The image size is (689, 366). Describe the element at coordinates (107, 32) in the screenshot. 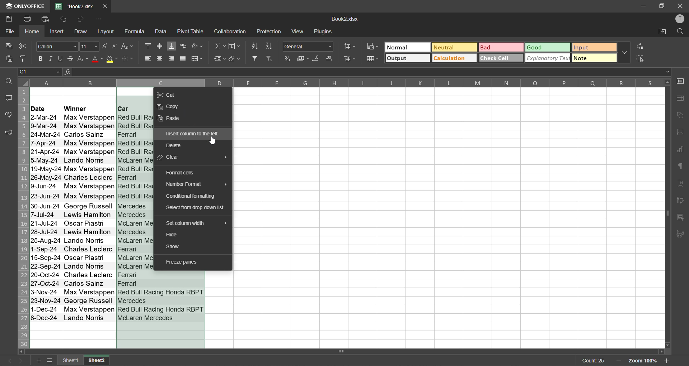

I see `layout` at that location.